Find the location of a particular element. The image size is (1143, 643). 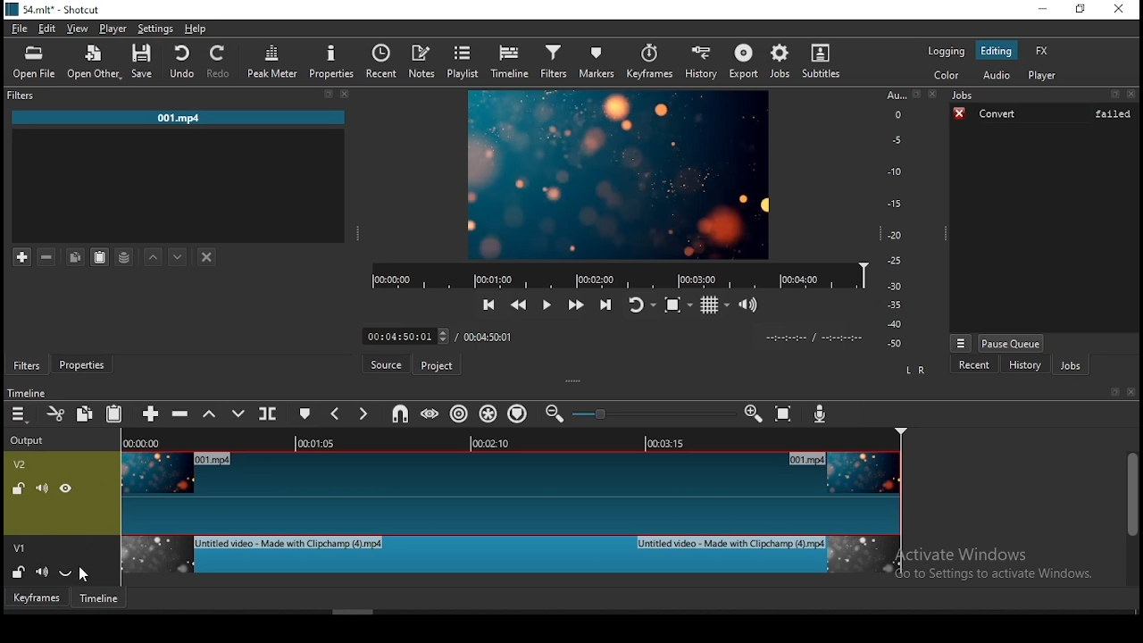

copy is located at coordinates (76, 255).